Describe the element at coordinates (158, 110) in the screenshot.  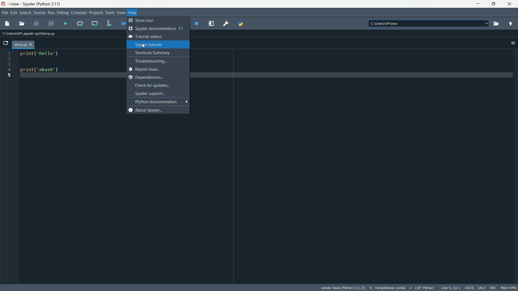
I see `about spyder` at that location.